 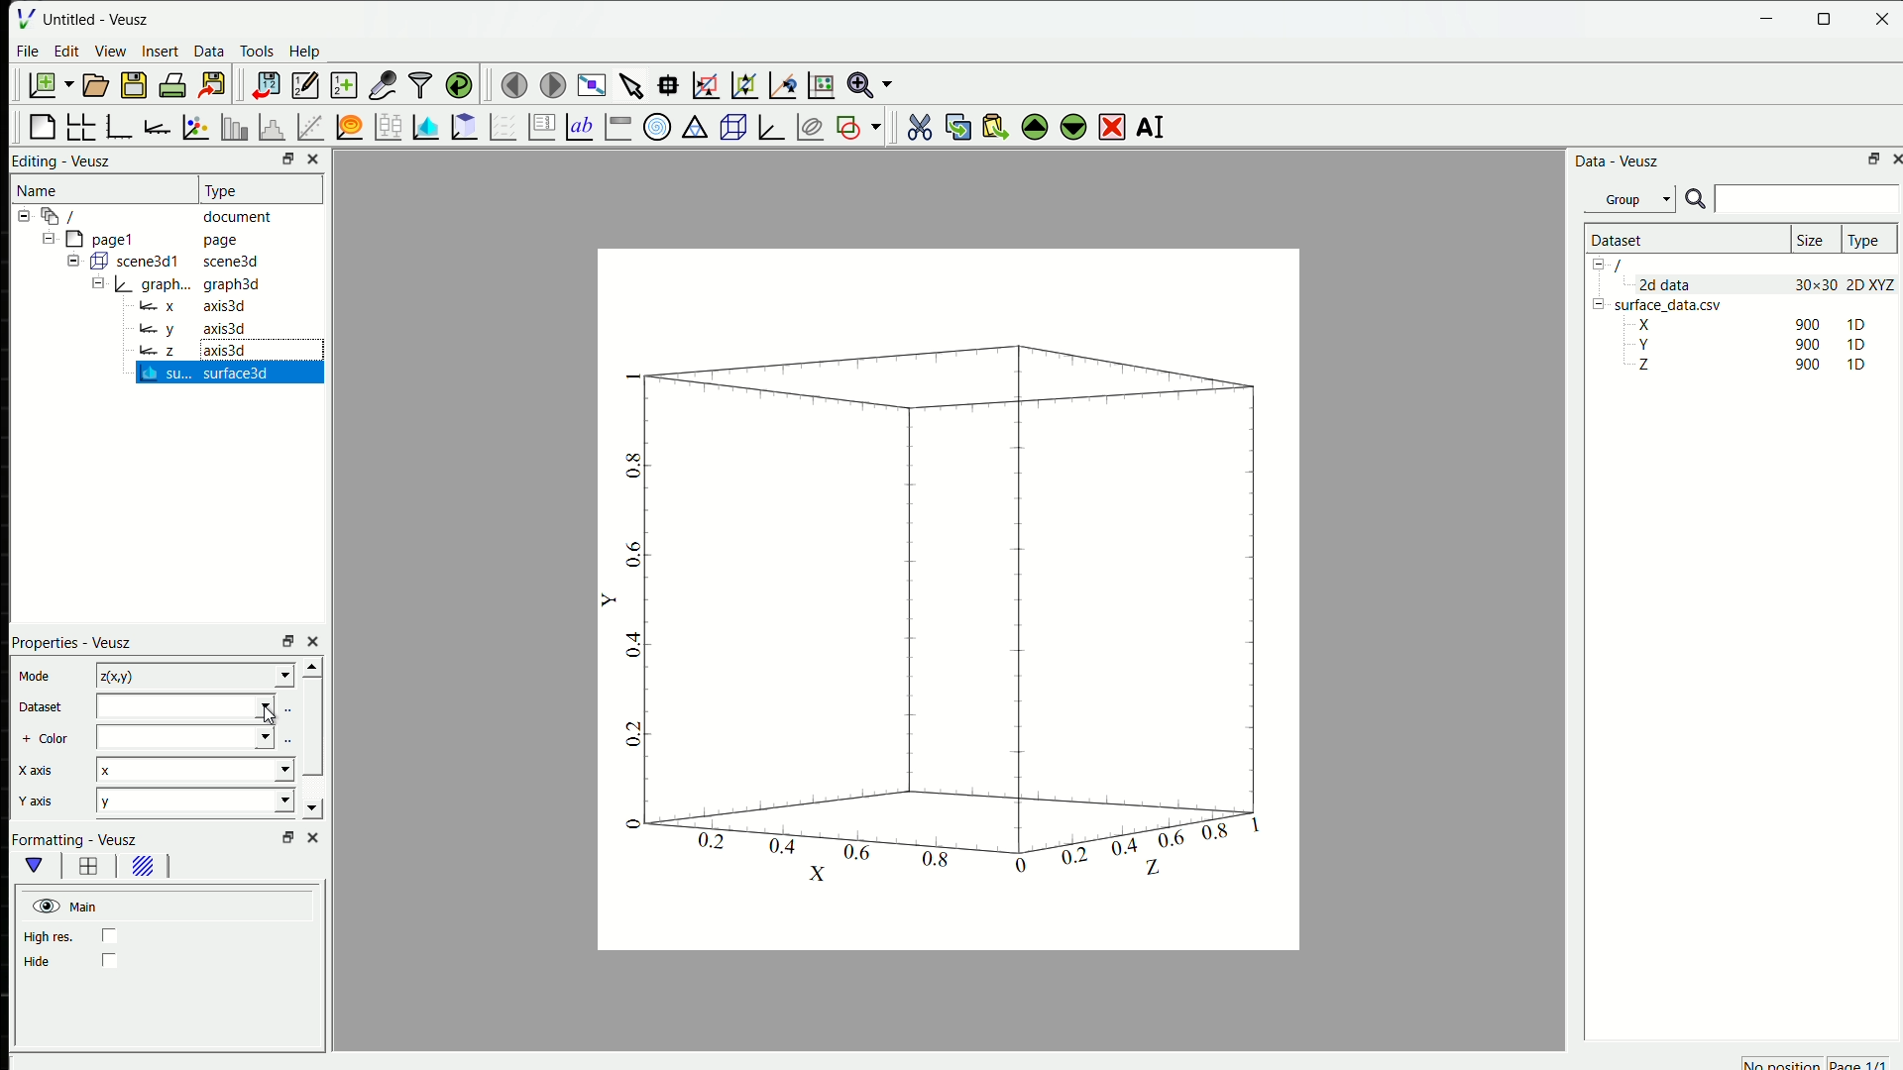 I want to click on Type, so click(x=220, y=191).